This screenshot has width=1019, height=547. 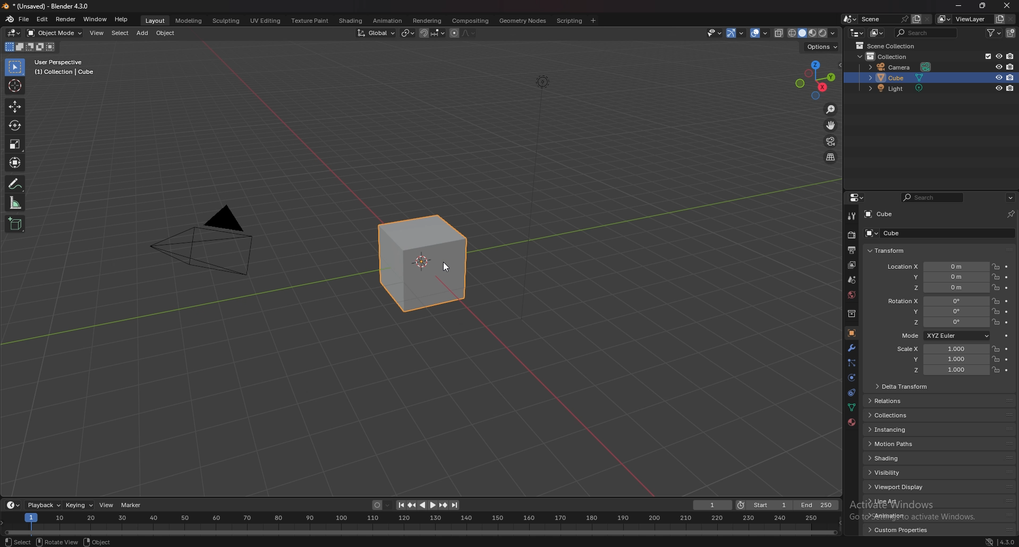 What do you see at coordinates (852, 234) in the screenshot?
I see `render` at bounding box center [852, 234].